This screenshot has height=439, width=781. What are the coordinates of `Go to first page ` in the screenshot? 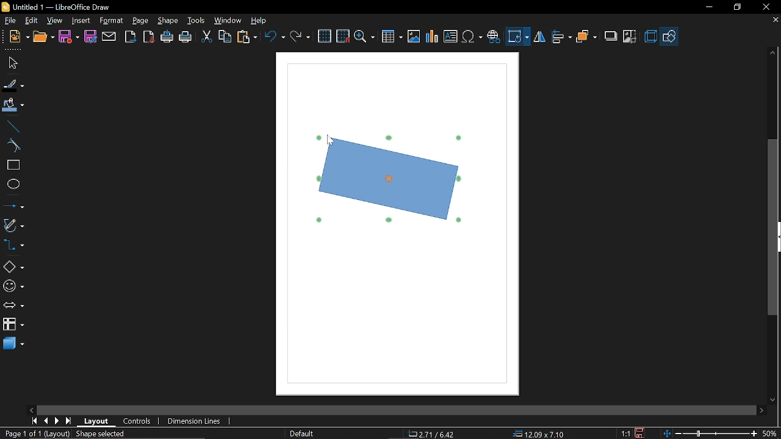 It's located at (34, 421).